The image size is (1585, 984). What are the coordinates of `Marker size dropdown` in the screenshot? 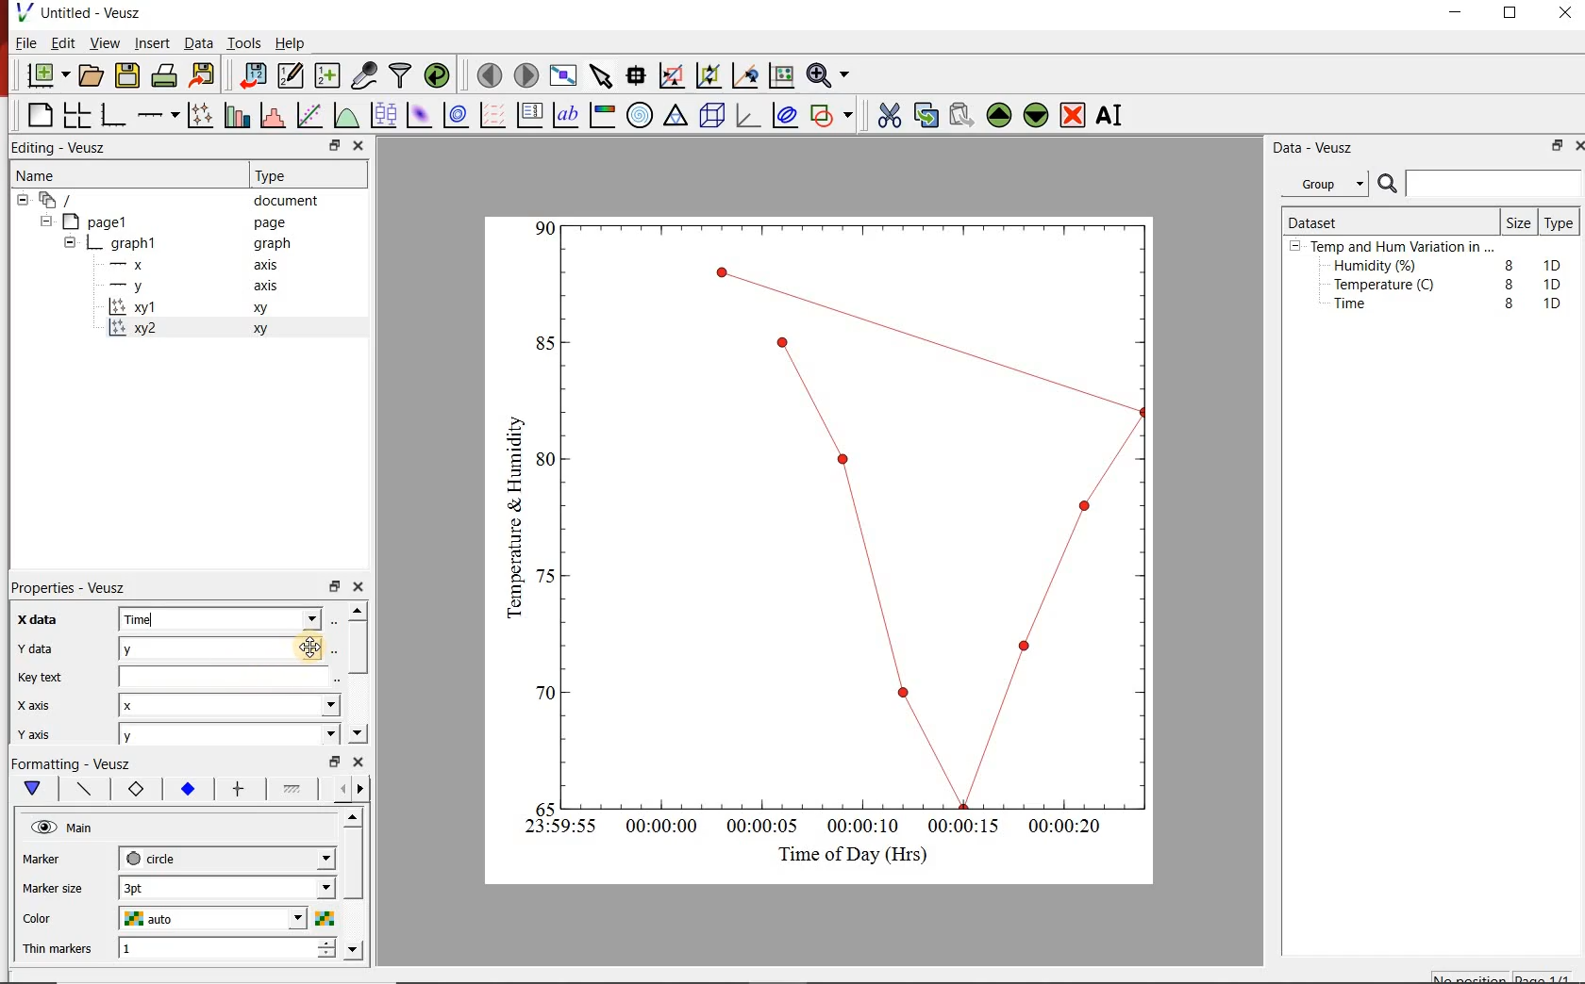 It's located at (282, 889).